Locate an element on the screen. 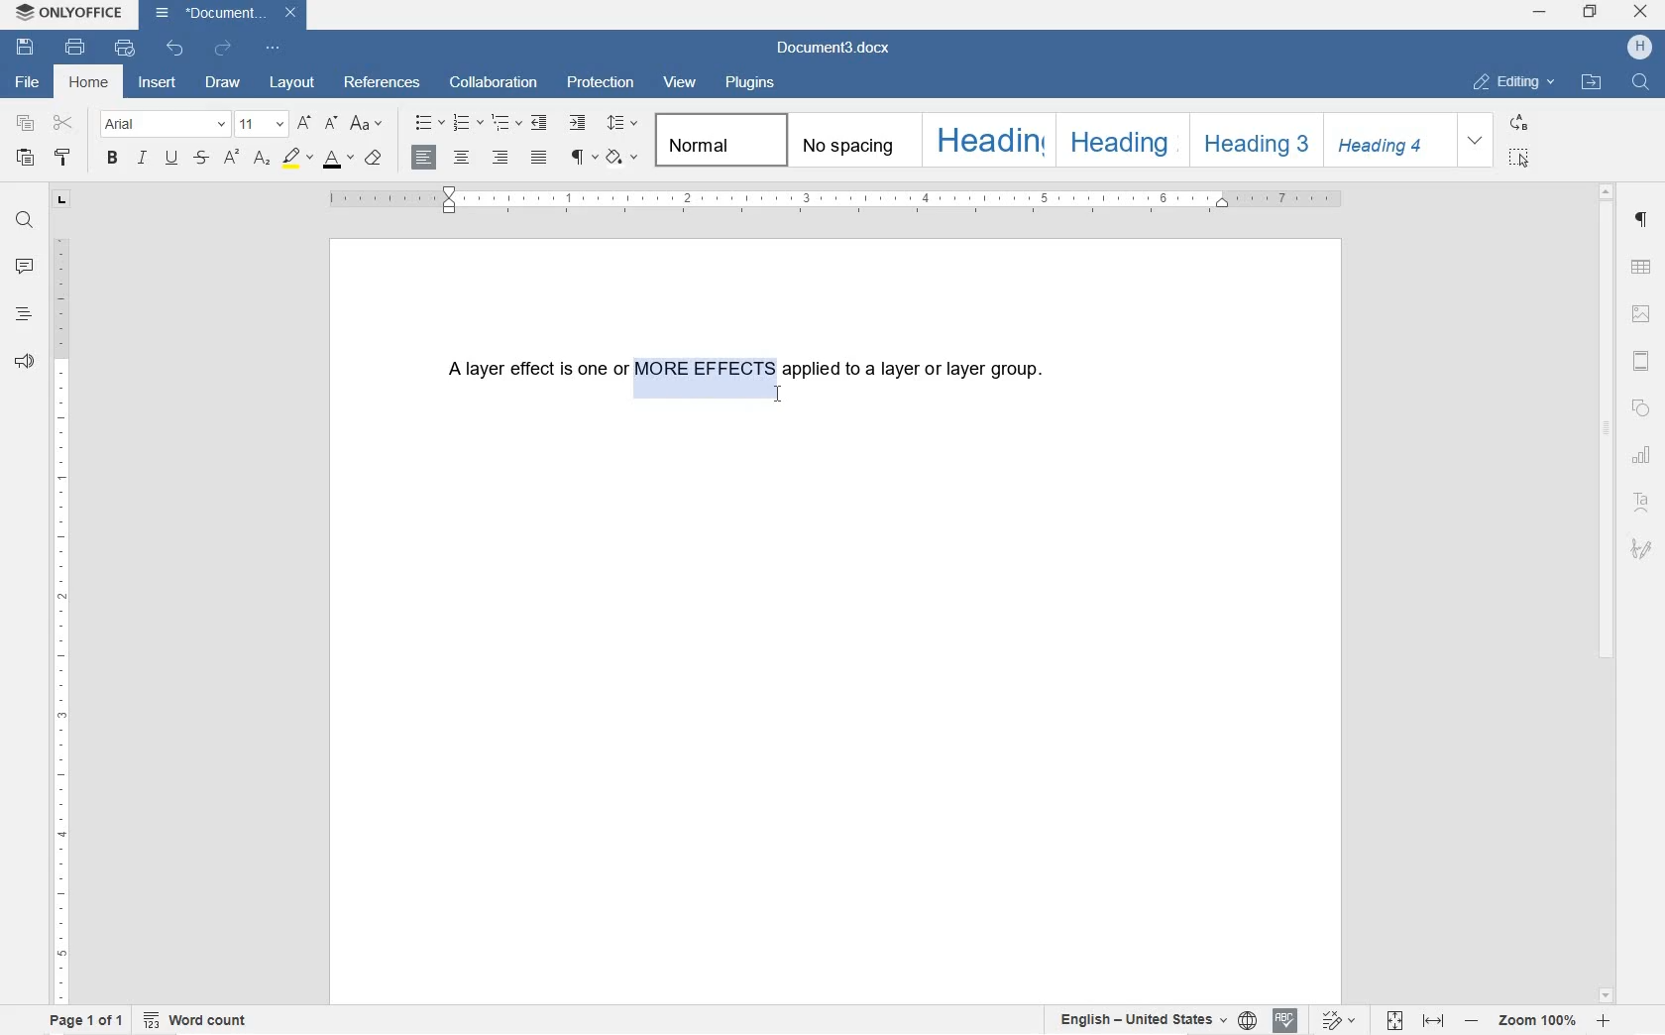  NO SPACING is located at coordinates (848, 140).